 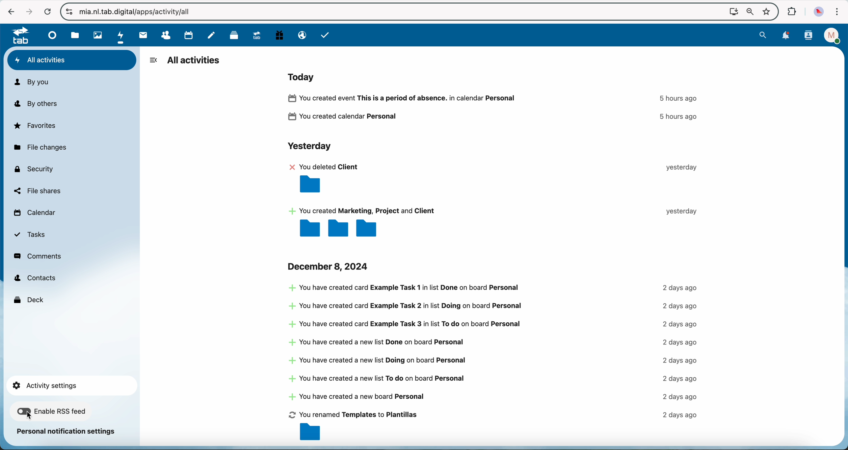 What do you see at coordinates (232, 35) in the screenshot?
I see `deck` at bounding box center [232, 35].